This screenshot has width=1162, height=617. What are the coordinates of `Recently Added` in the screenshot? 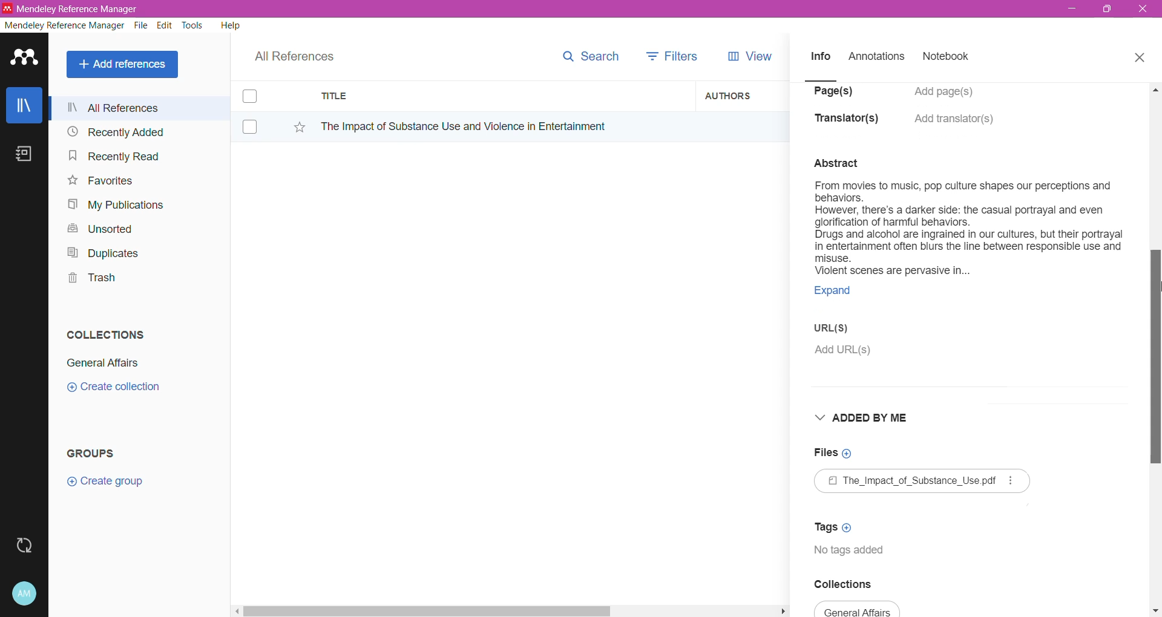 It's located at (114, 132).